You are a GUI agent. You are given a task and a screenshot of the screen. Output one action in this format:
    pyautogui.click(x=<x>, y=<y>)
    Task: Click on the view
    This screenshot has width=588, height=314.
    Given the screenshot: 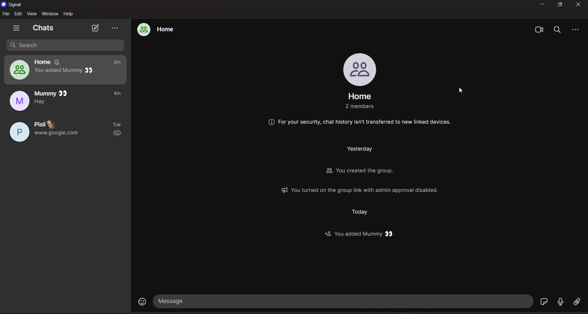 What is the action you would take?
    pyautogui.click(x=32, y=13)
    